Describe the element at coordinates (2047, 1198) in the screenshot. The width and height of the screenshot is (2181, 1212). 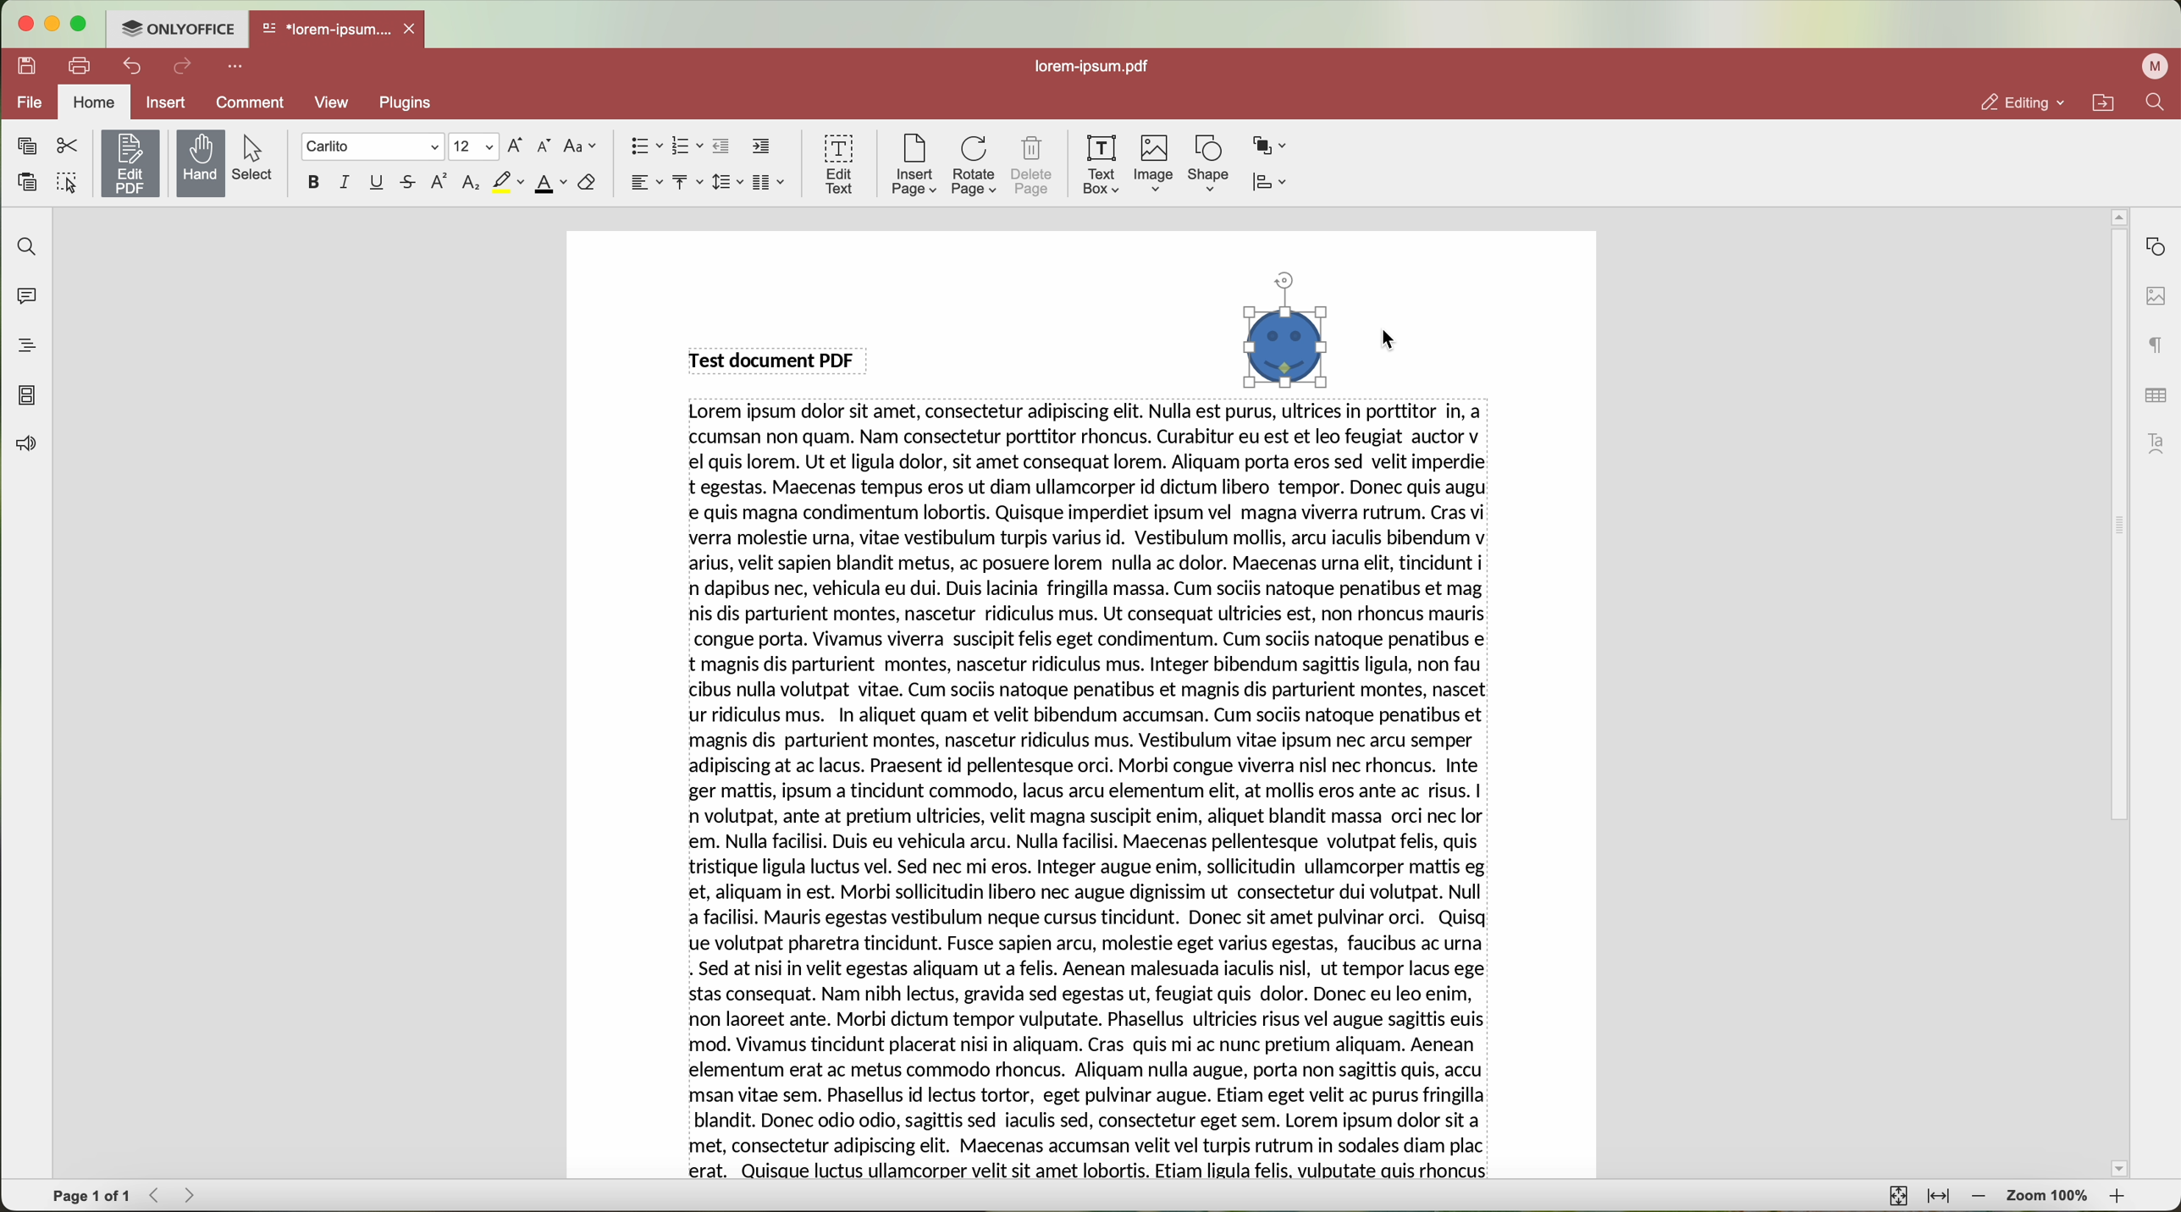
I see `zoom 100%` at that location.